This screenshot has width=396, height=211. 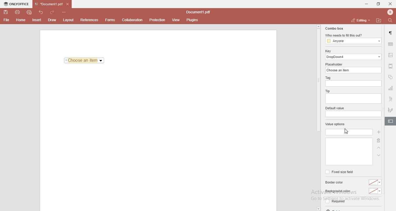 What do you see at coordinates (53, 11) in the screenshot?
I see `redo` at bounding box center [53, 11].